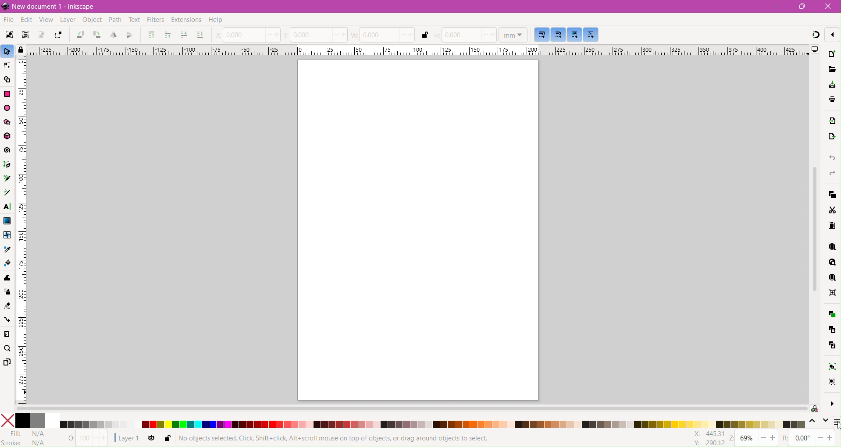  Describe the element at coordinates (114, 21) in the screenshot. I see `Path` at that location.